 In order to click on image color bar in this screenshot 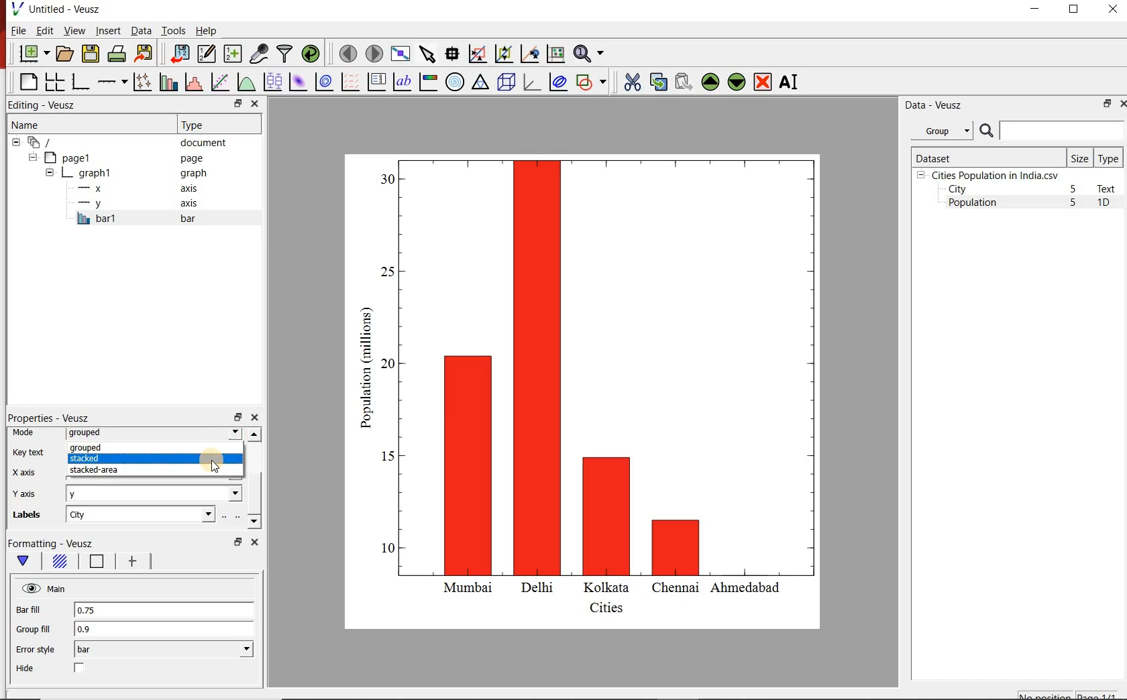, I will do `click(428, 82)`.